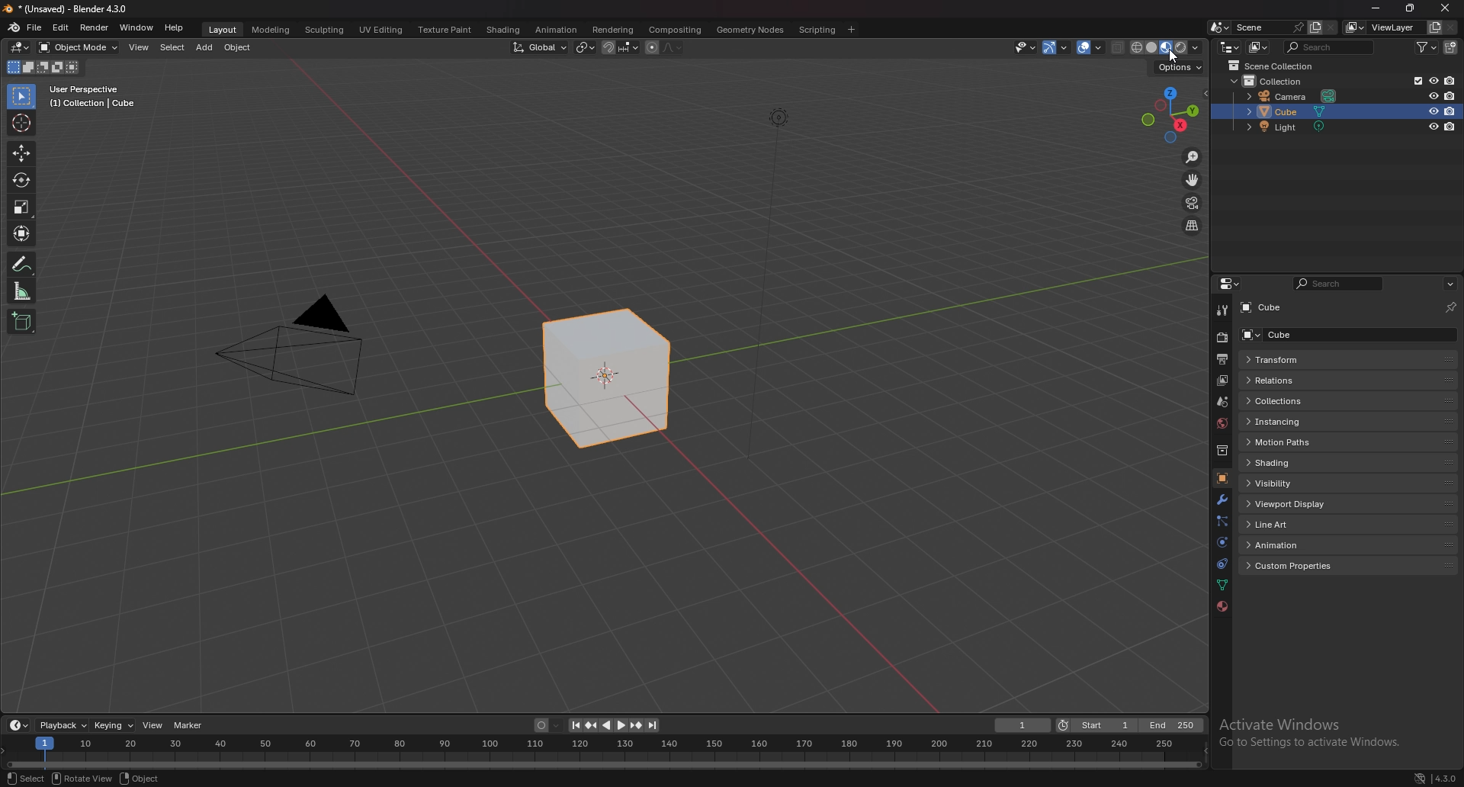  Describe the element at coordinates (1171, 116) in the screenshot. I see `use a preset viewpoint` at that location.